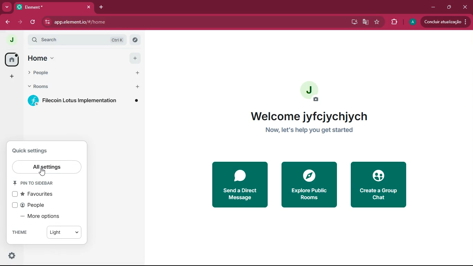 The image size is (473, 266). Describe the element at coordinates (412, 22) in the screenshot. I see `profile picture` at that location.